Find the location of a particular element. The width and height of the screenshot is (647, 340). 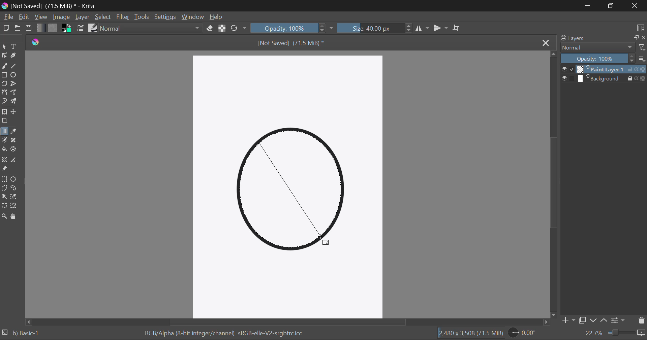

Freehand Selection is located at coordinates (16, 188).